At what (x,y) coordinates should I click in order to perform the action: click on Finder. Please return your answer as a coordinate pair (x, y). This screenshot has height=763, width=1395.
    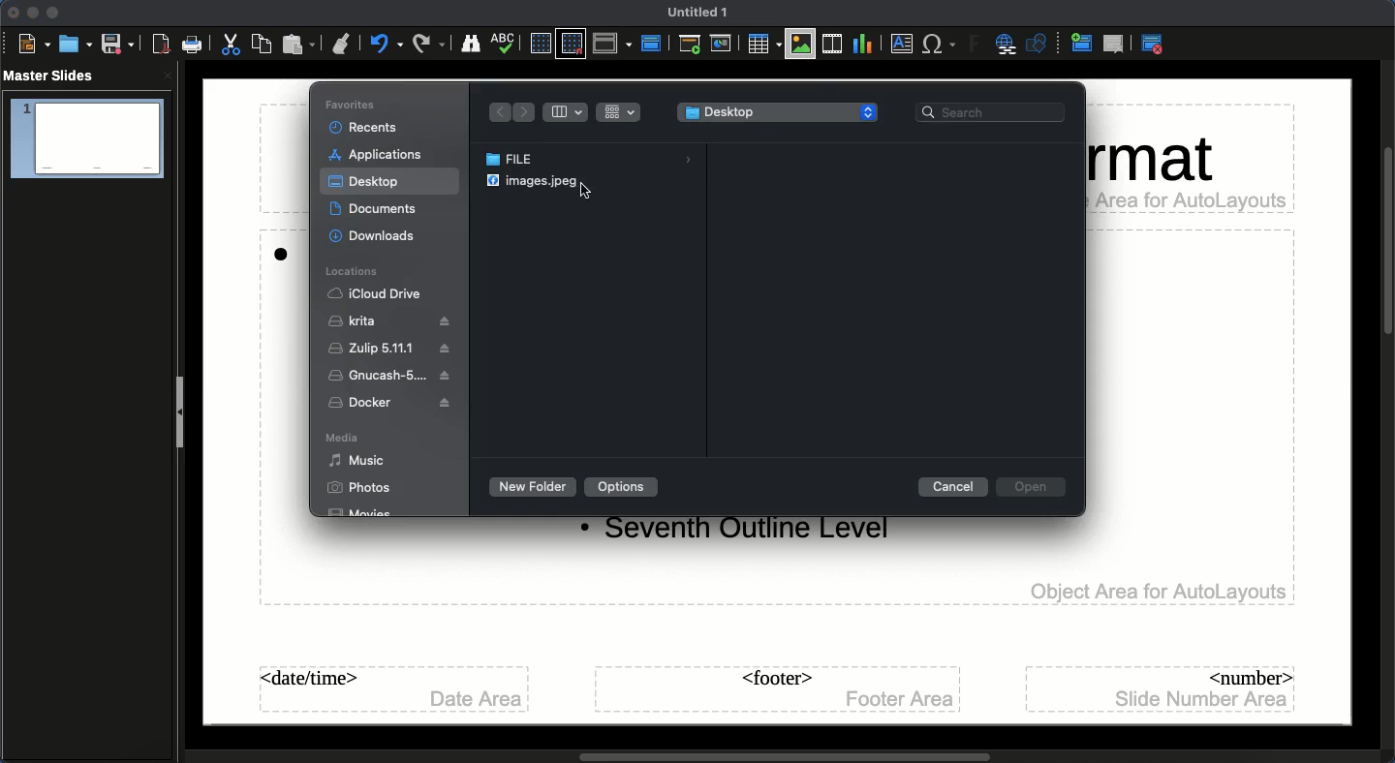
    Looking at the image, I should click on (470, 43).